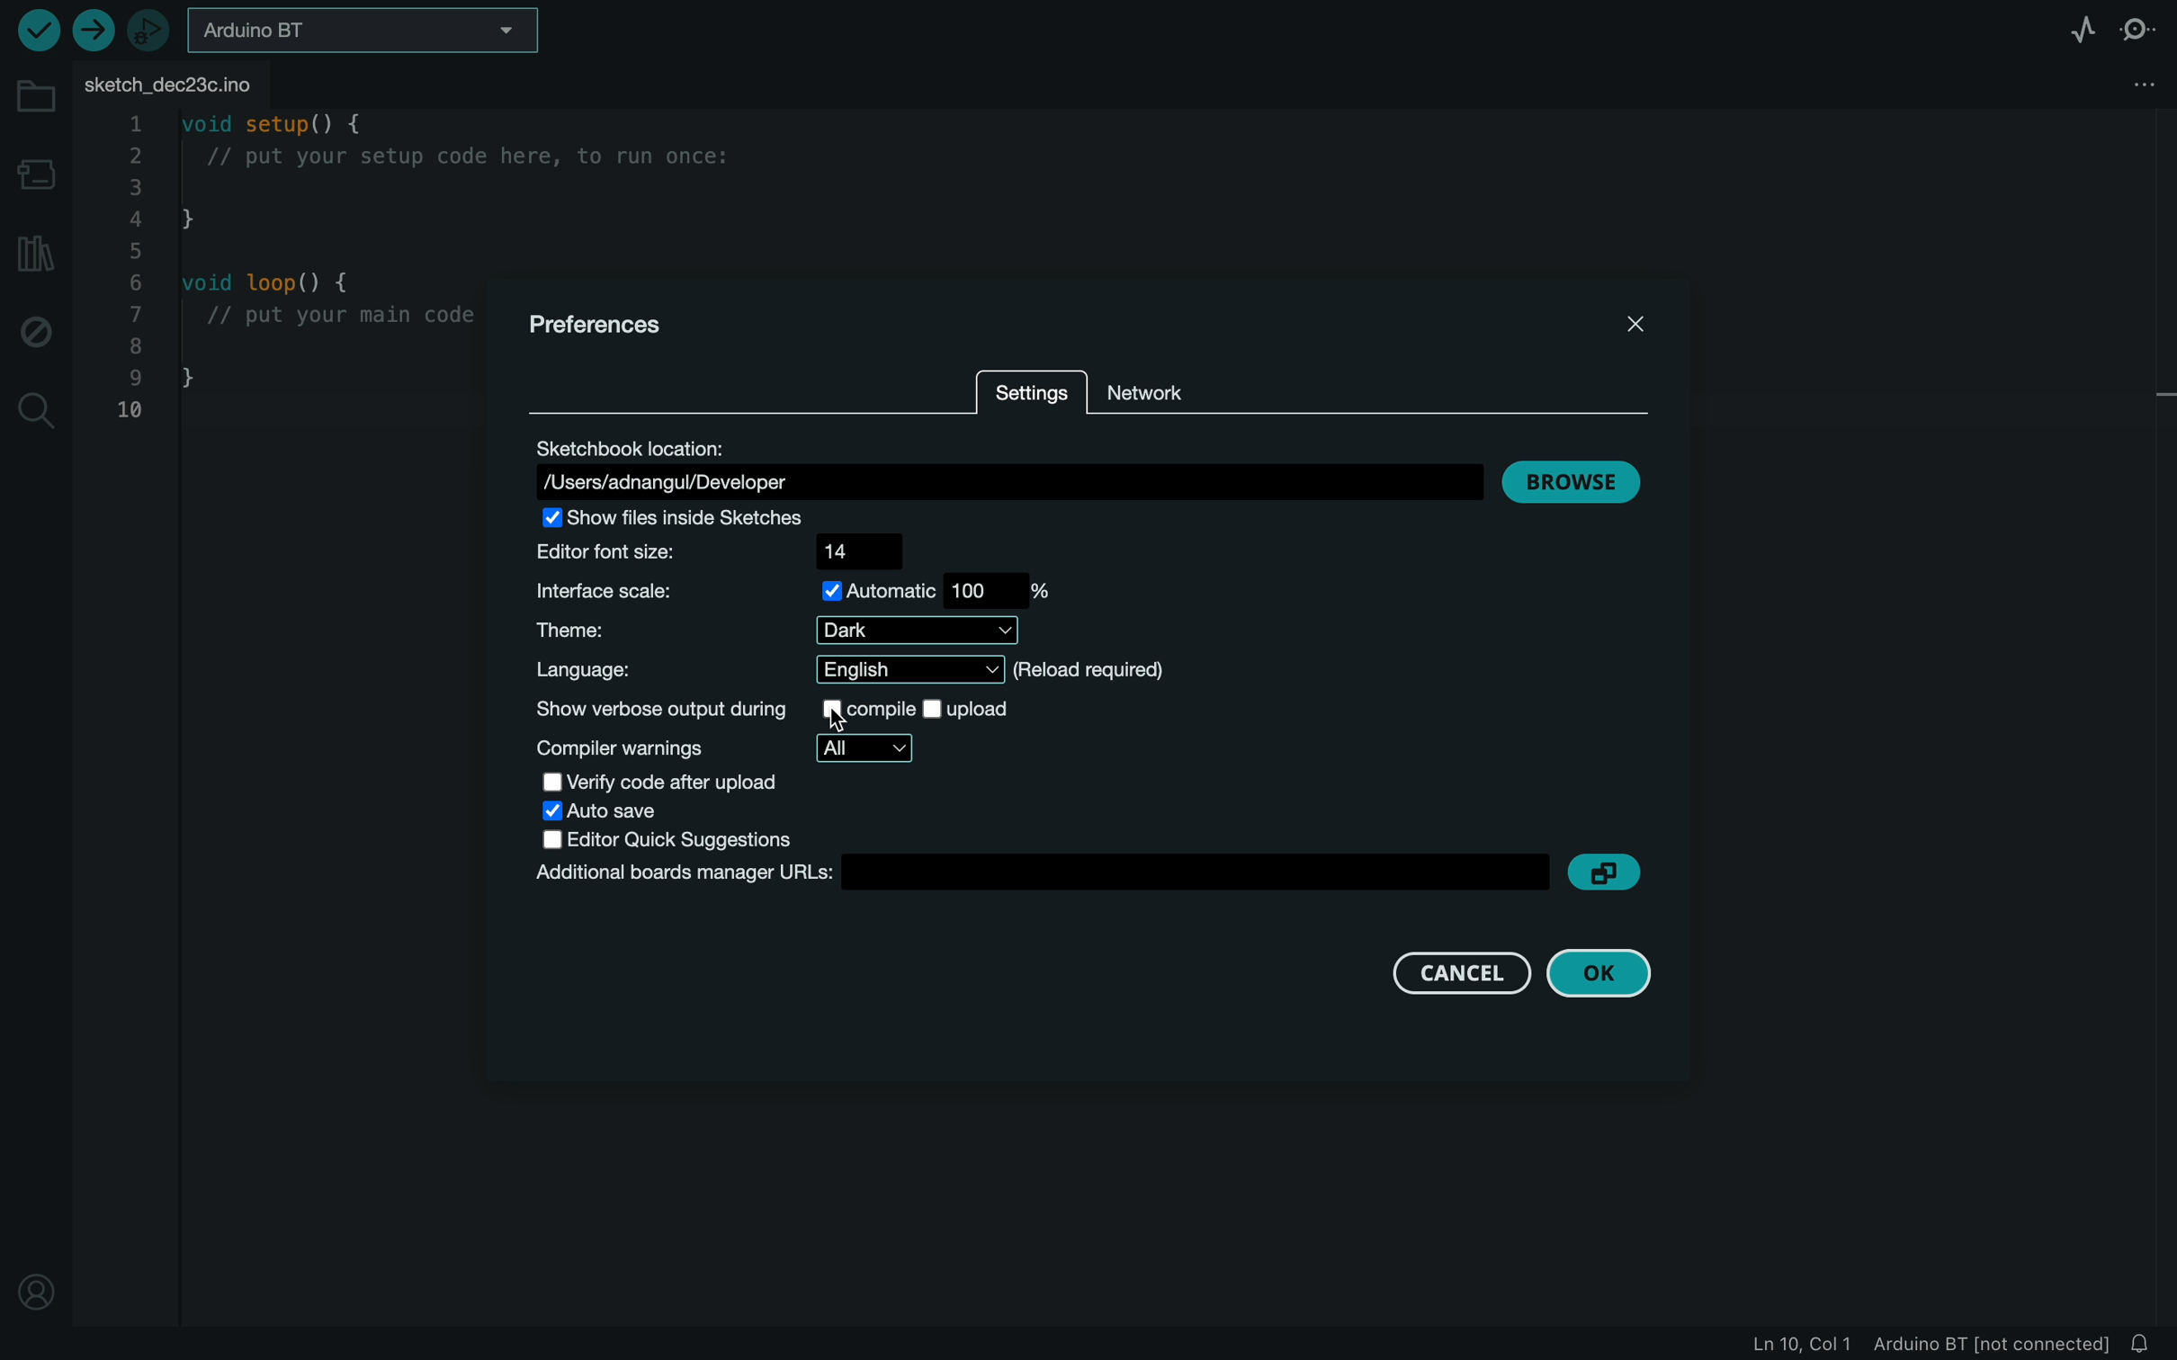 This screenshot has height=1360, width=2177. Describe the element at coordinates (2137, 32) in the screenshot. I see `serial monitor` at that location.